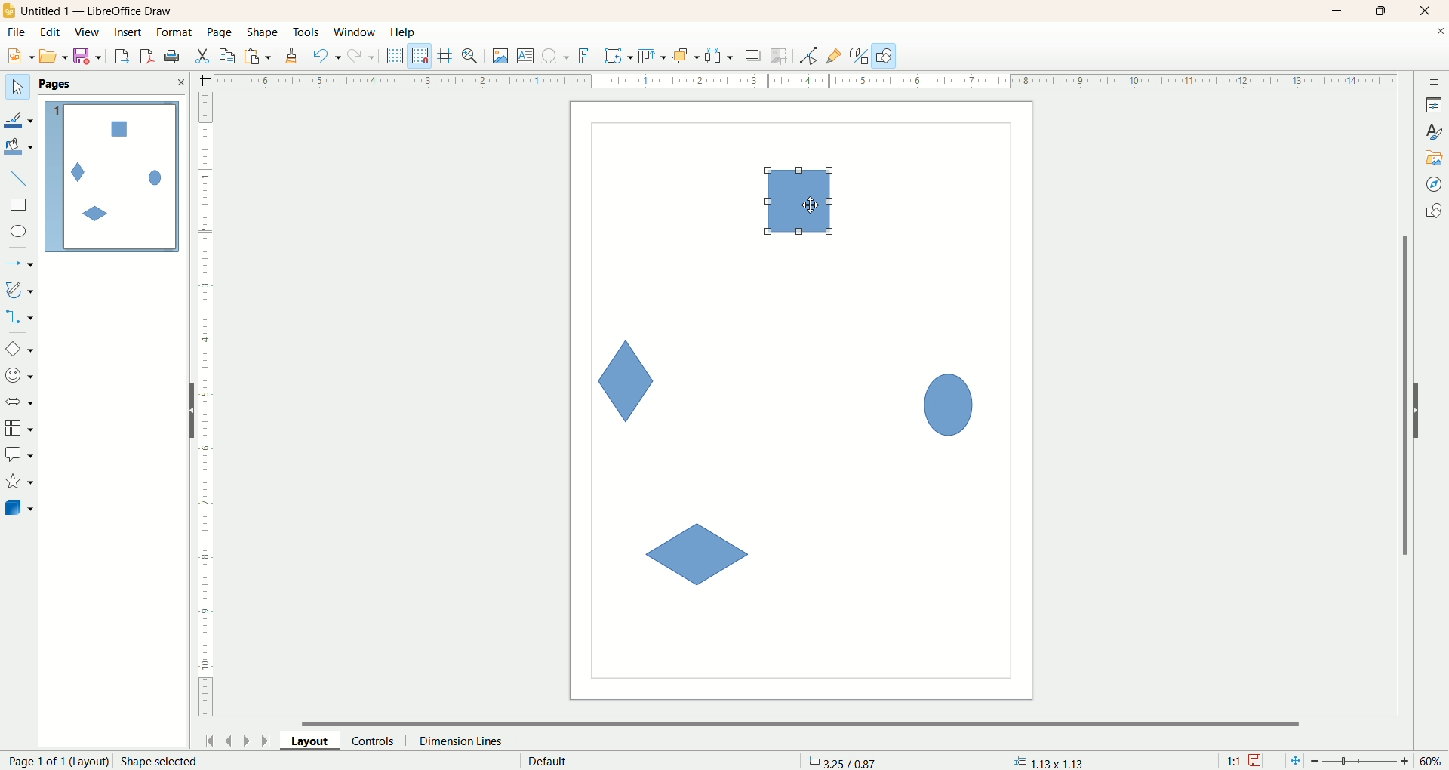 This screenshot has width=1449, height=770. What do you see at coordinates (1338, 11) in the screenshot?
I see `minimize` at bounding box center [1338, 11].